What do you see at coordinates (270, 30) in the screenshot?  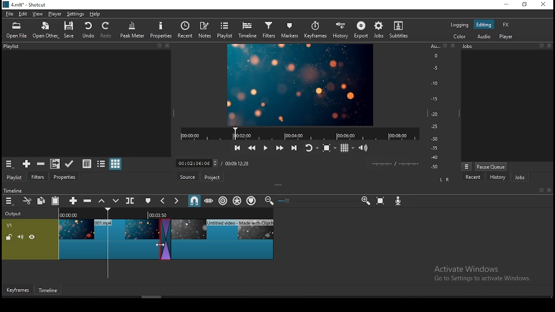 I see `filters` at bounding box center [270, 30].